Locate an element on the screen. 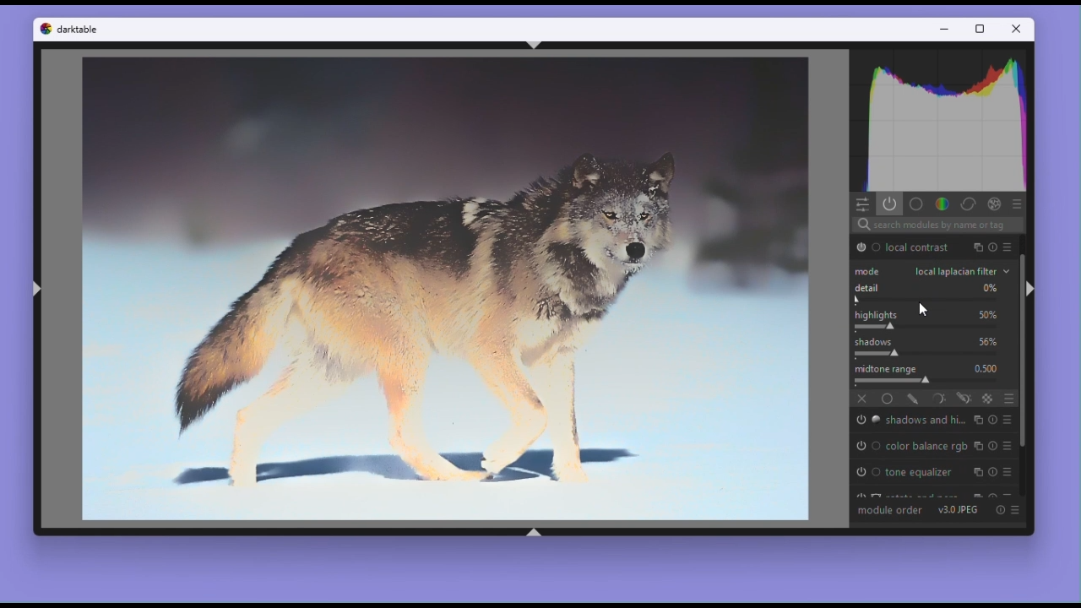  Shadows is located at coordinates (934, 347).